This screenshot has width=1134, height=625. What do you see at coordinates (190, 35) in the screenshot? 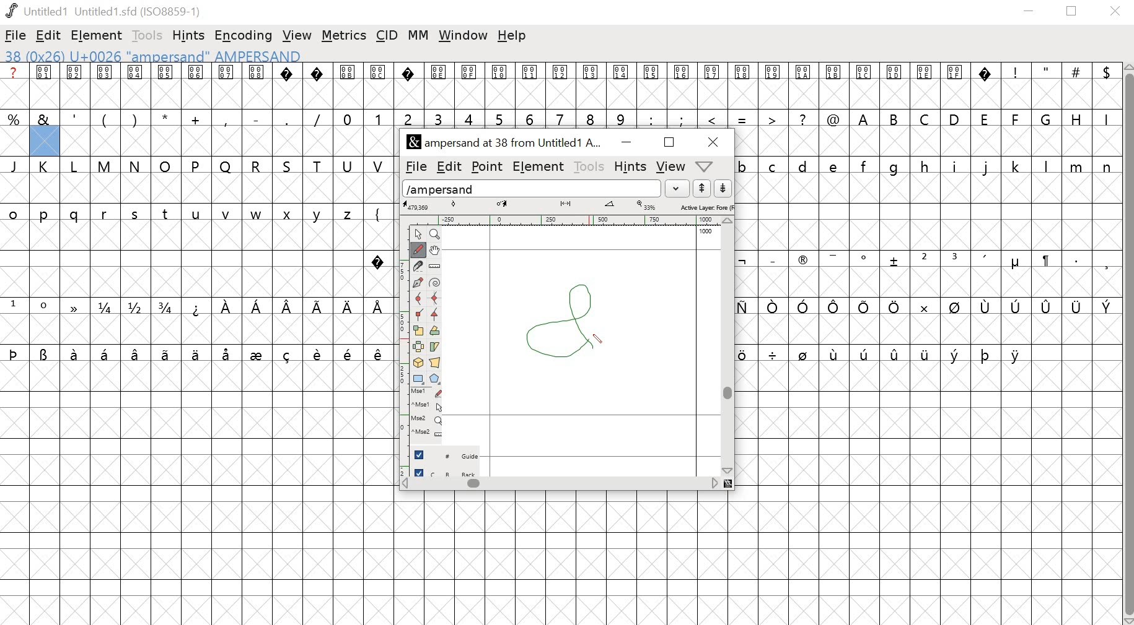
I see `hints` at bounding box center [190, 35].